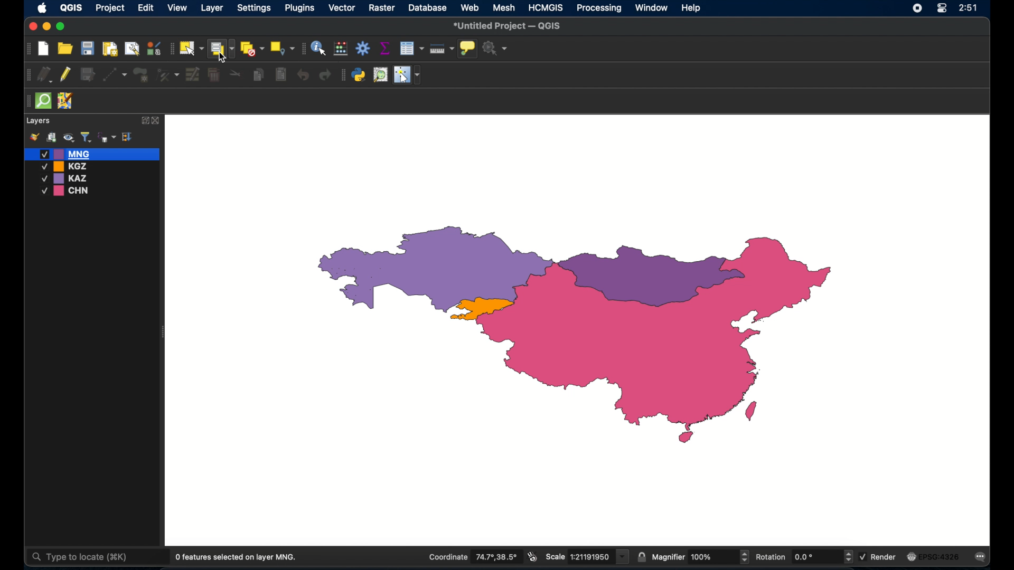 This screenshot has width=1014, height=570. What do you see at coordinates (496, 48) in the screenshot?
I see `no action selected ` at bounding box center [496, 48].